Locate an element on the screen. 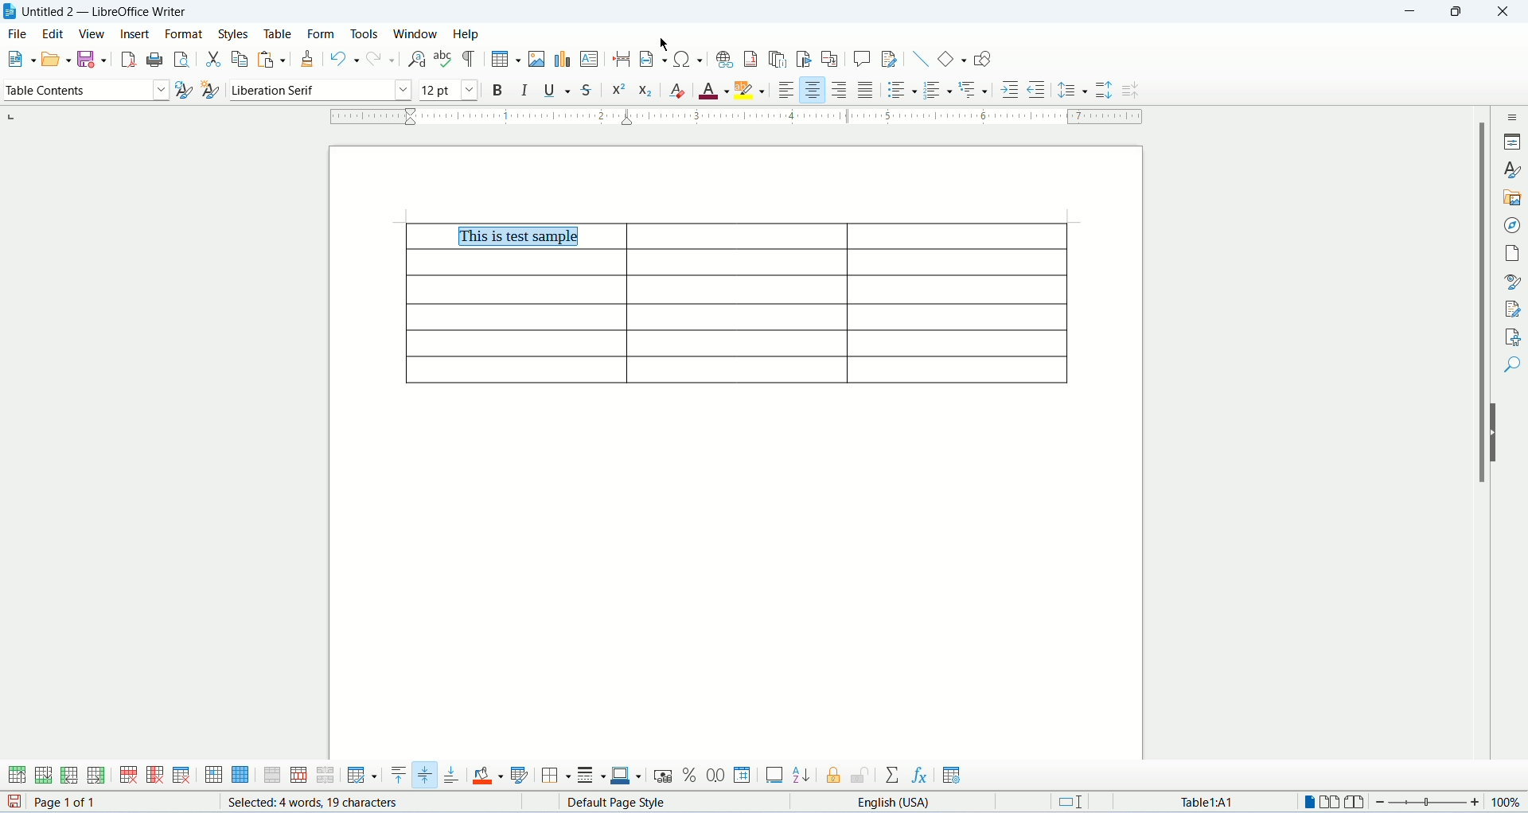 The width and height of the screenshot is (1528, 813). cursor is located at coordinates (667, 44).